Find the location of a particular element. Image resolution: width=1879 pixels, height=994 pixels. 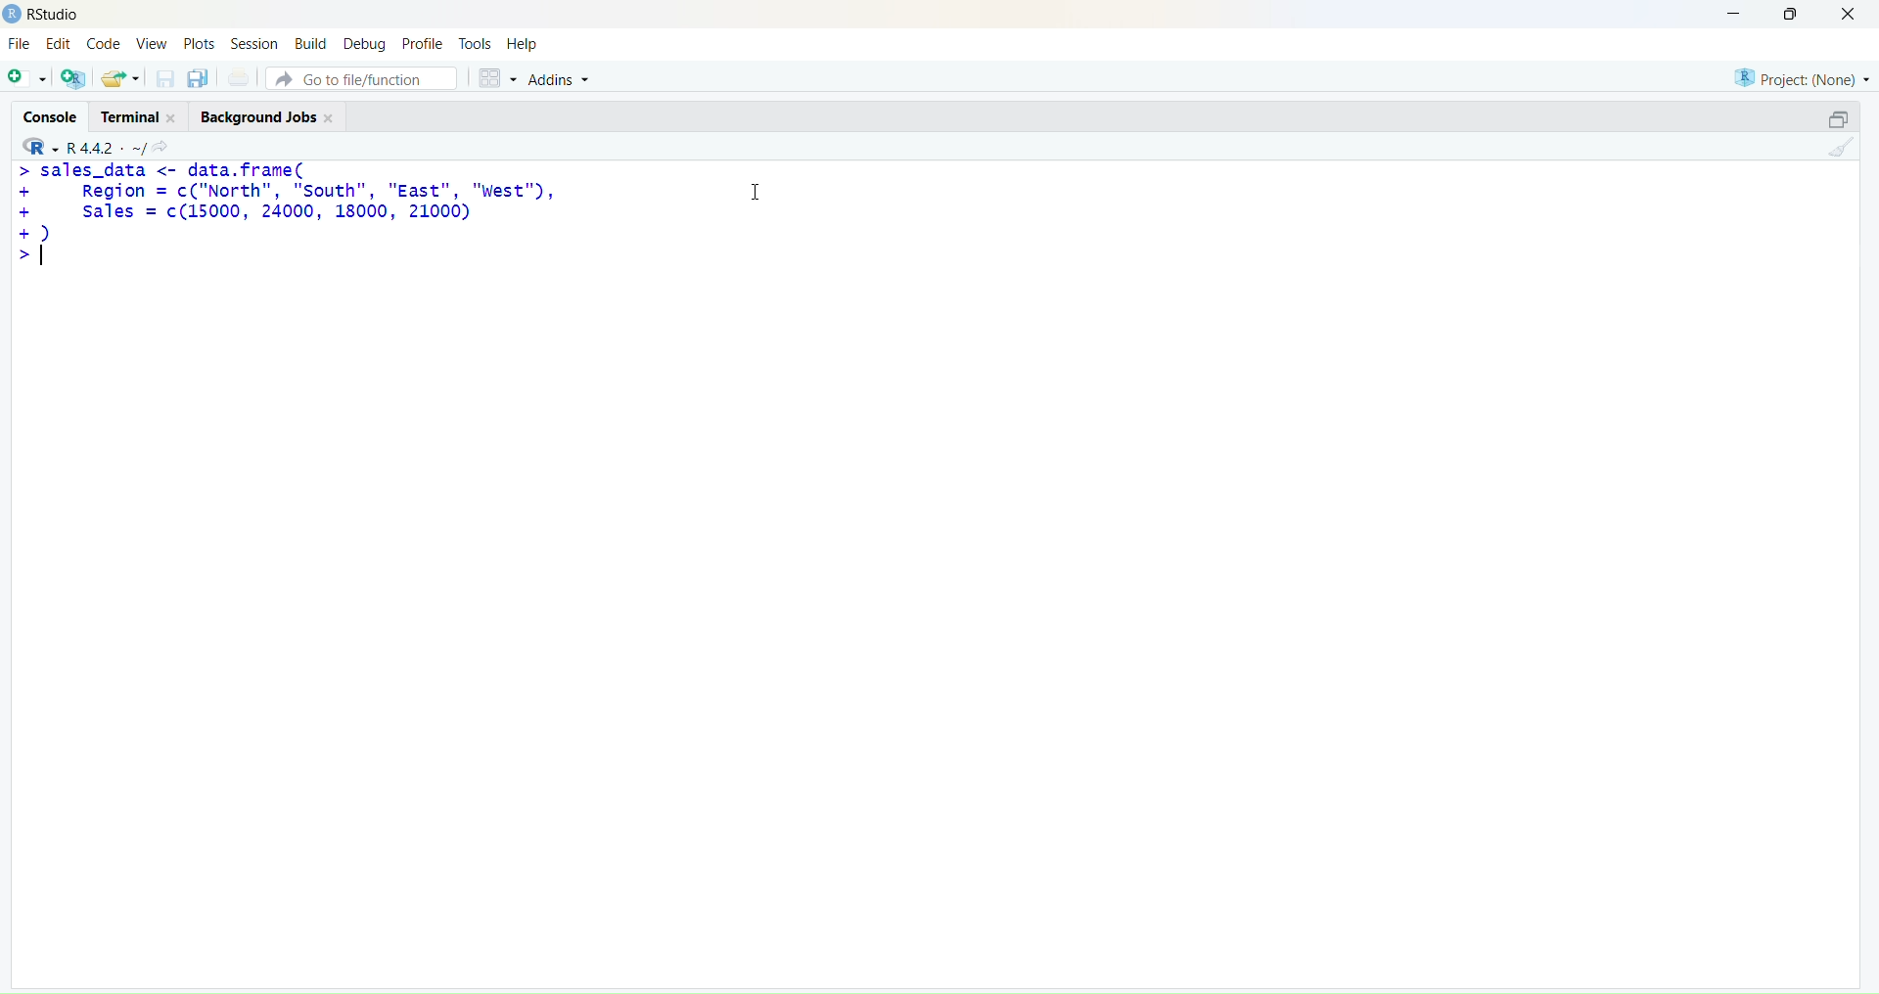

Project: (None) is located at coordinates (1802, 75).